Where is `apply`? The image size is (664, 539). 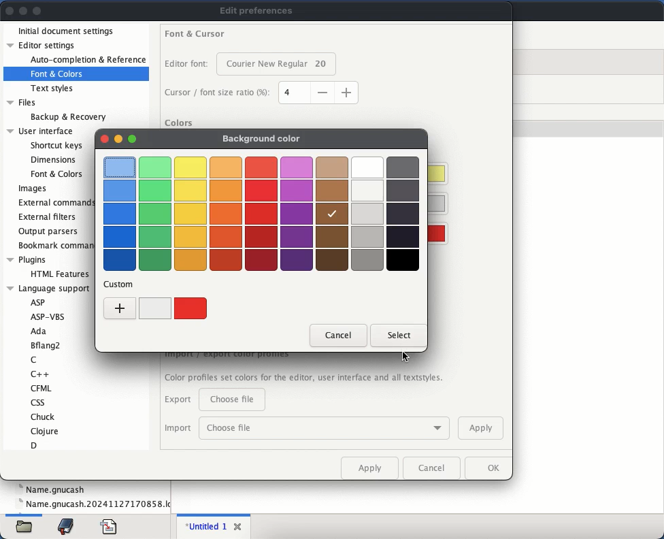
apply is located at coordinates (371, 467).